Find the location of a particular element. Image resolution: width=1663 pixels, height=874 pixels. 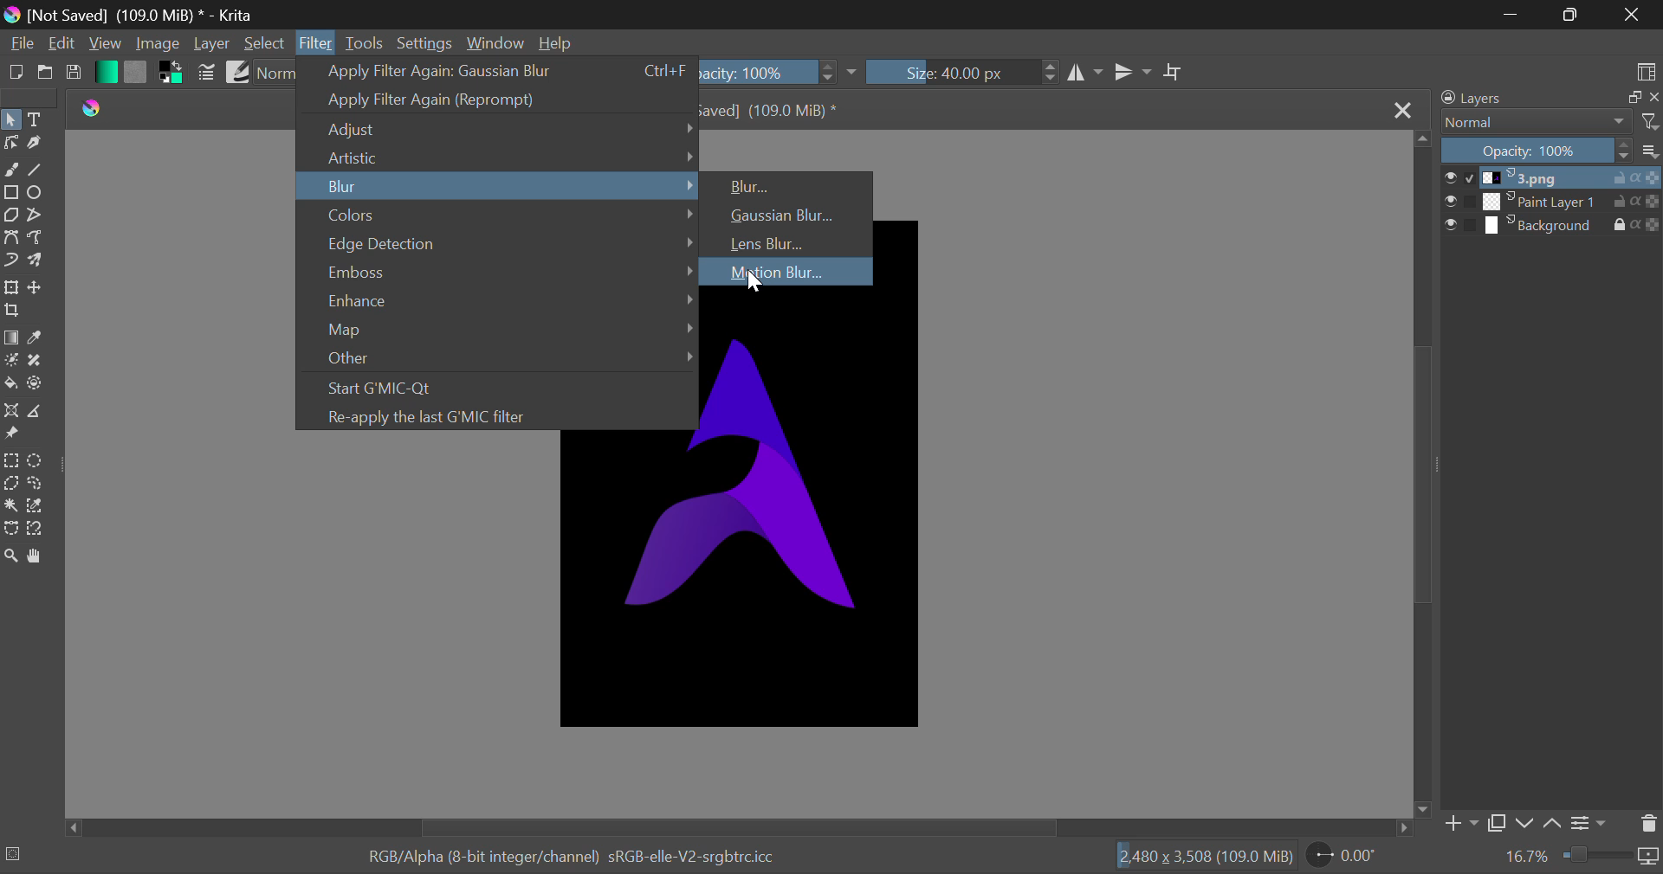

Edit is located at coordinates (62, 43).